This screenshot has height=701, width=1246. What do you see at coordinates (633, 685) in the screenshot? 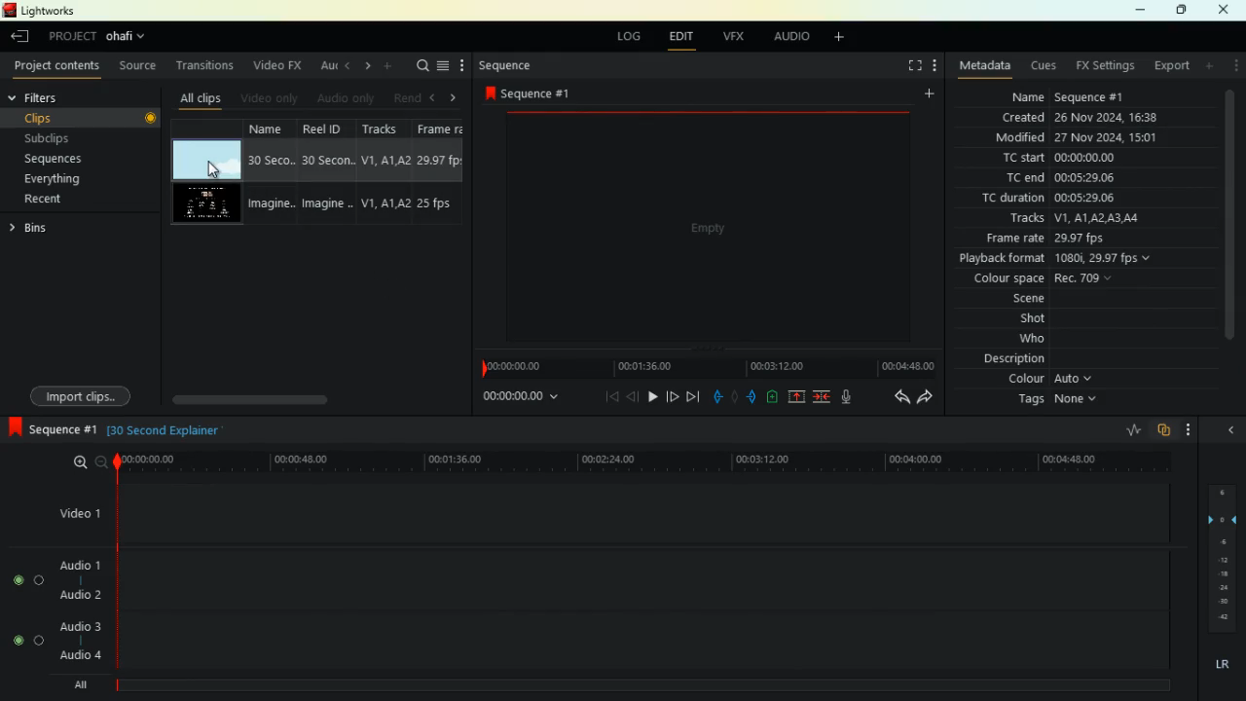
I see `timeline` at bounding box center [633, 685].